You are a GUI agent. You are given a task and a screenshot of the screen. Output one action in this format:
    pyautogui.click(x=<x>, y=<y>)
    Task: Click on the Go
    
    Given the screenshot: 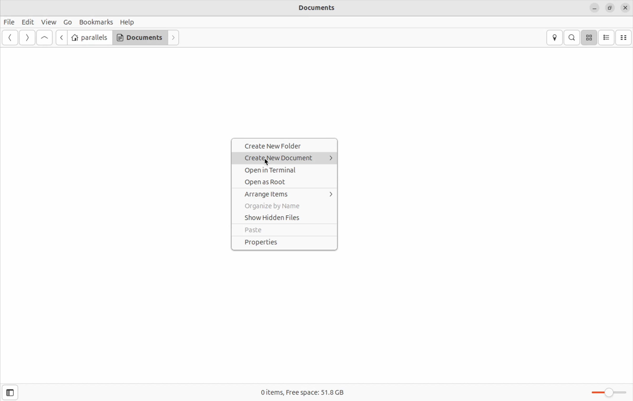 What is the action you would take?
    pyautogui.click(x=67, y=22)
    